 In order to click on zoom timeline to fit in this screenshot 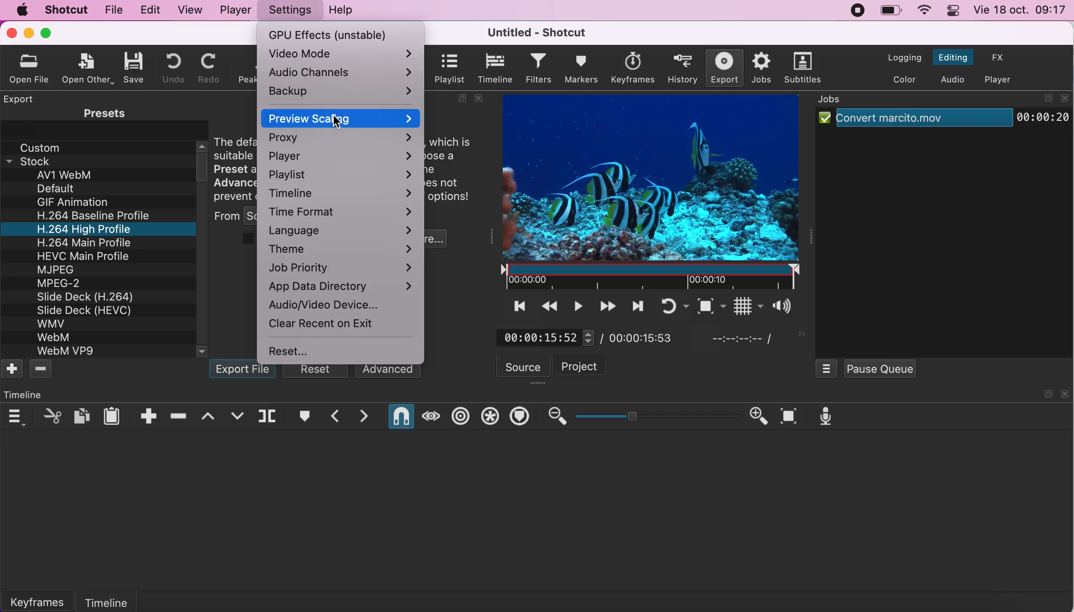, I will do `click(788, 416)`.